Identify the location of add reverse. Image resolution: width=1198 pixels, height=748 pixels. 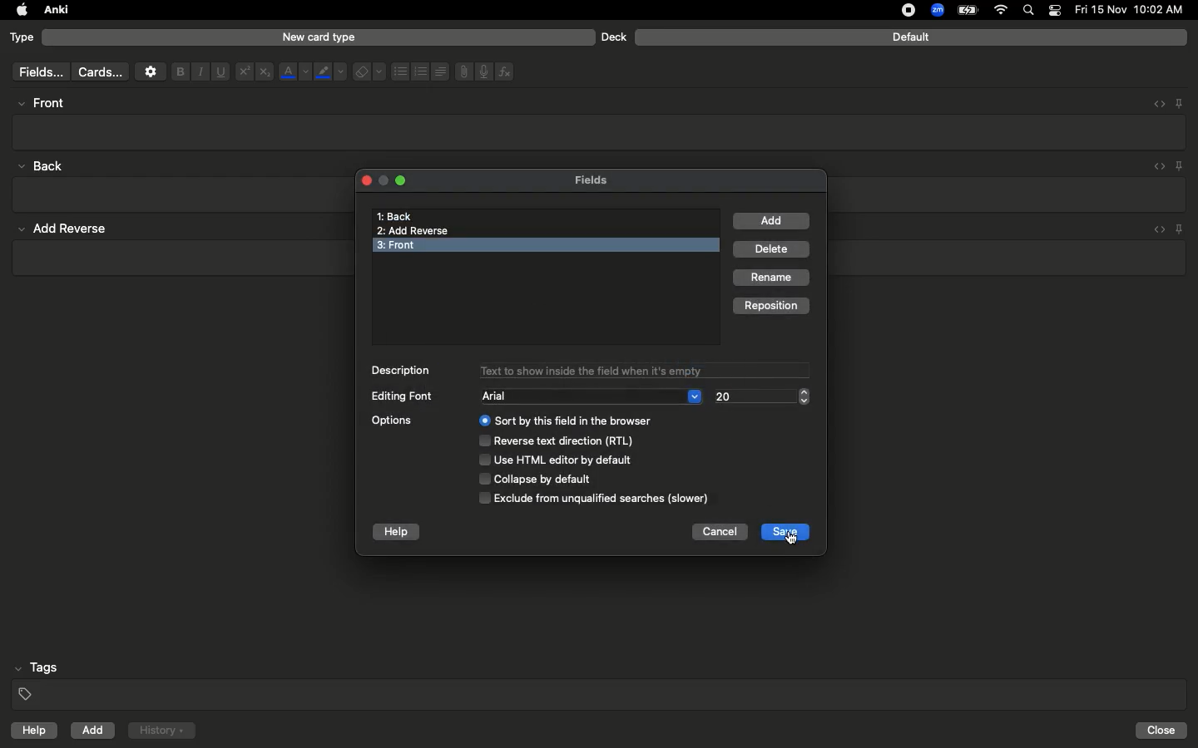
(70, 229).